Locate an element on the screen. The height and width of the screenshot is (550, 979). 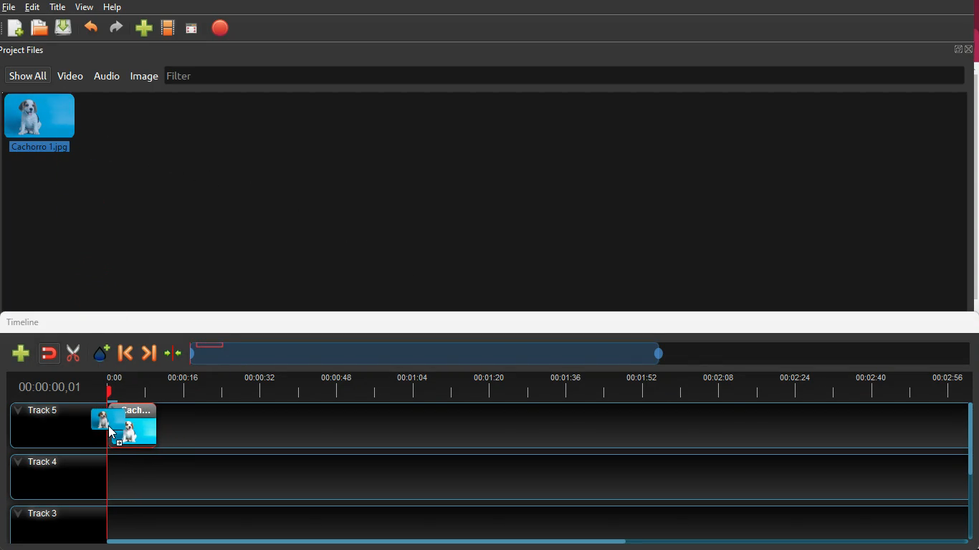
forward is located at coordinates (148, 354).